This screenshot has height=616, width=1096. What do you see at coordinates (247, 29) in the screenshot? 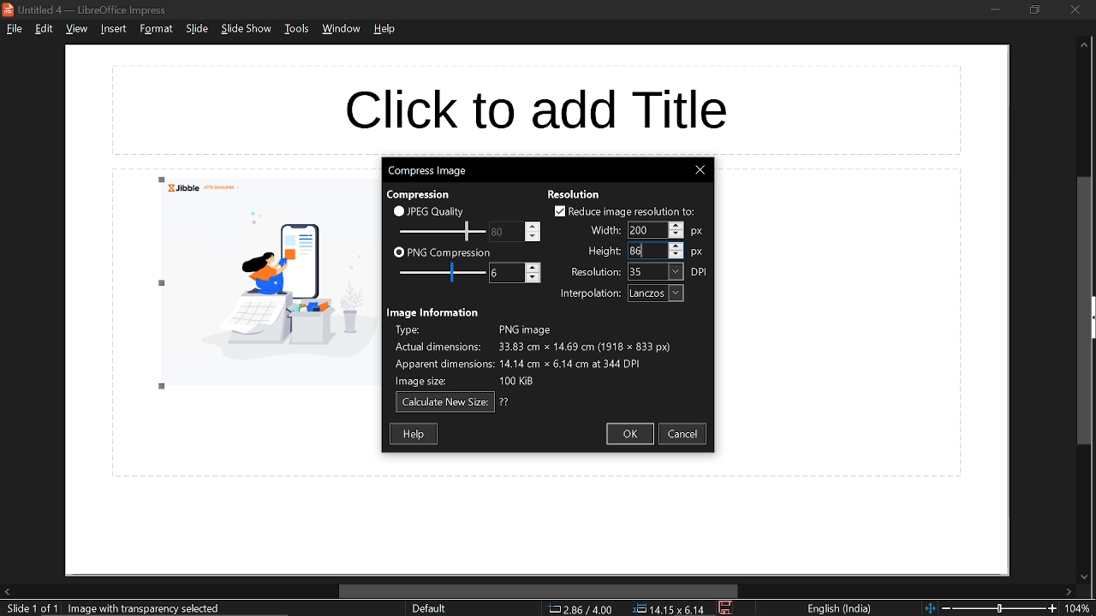
I see `slide show` at bounding box center [247, 29].